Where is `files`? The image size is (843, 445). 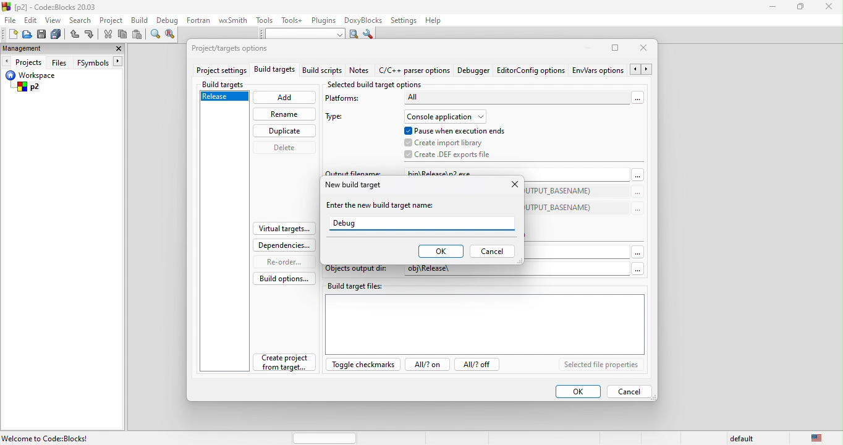
files is located at coordinates (61, 62).